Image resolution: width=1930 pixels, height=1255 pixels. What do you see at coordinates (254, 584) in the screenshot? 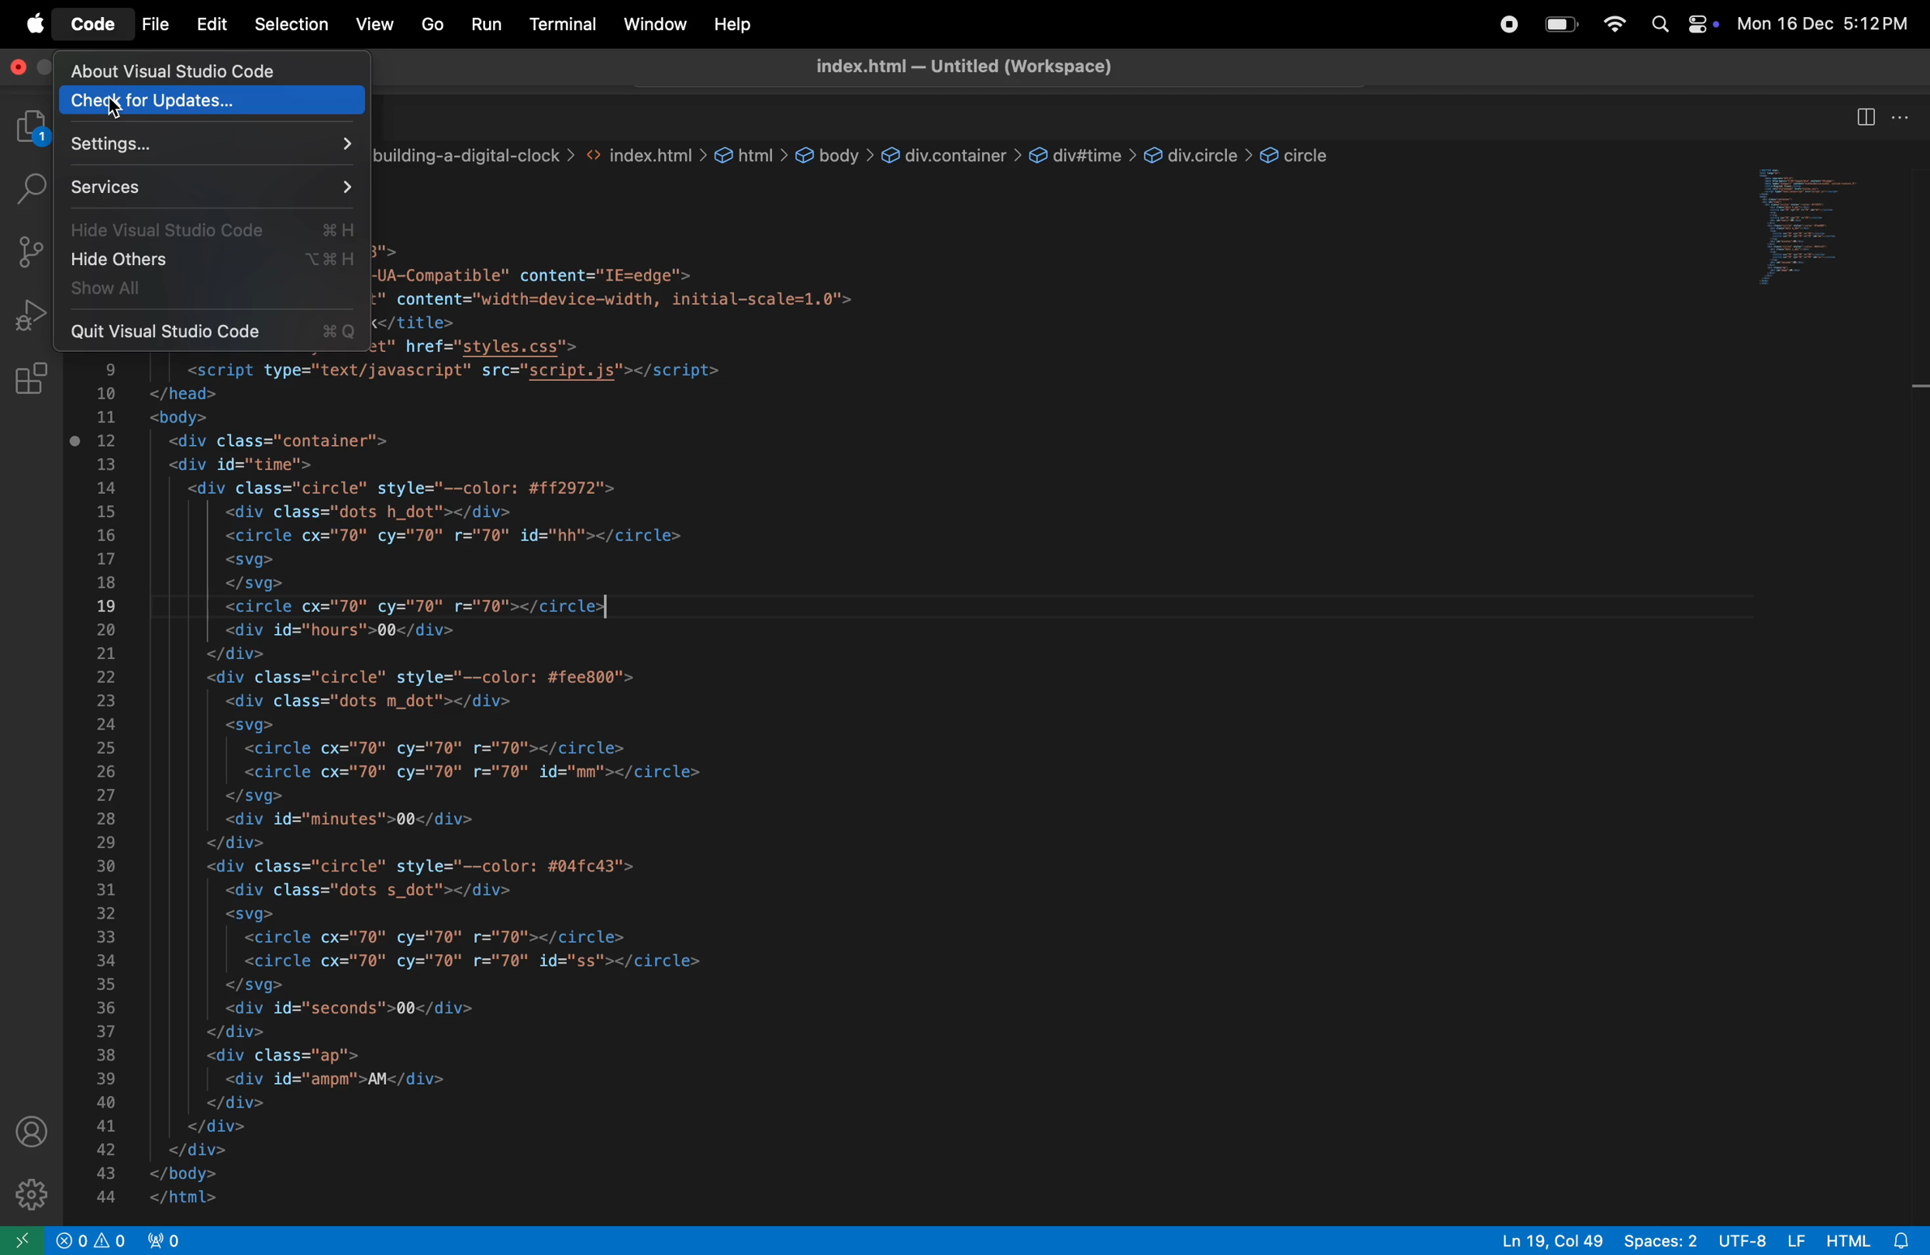
I see `| </svg>` at bounding box center [254, 584].